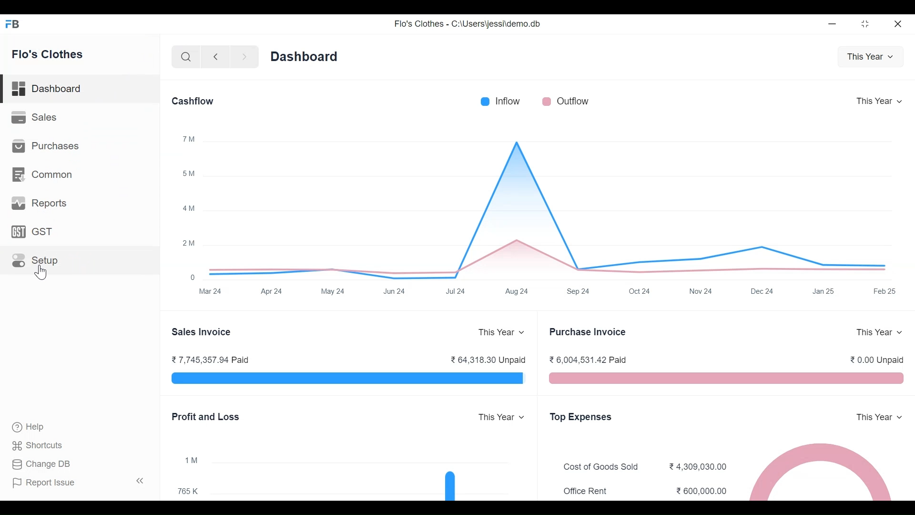  What do you see at coordinates (41, 463) in the screenshot?
I see `Change DB` at bounding box center [41, 463].